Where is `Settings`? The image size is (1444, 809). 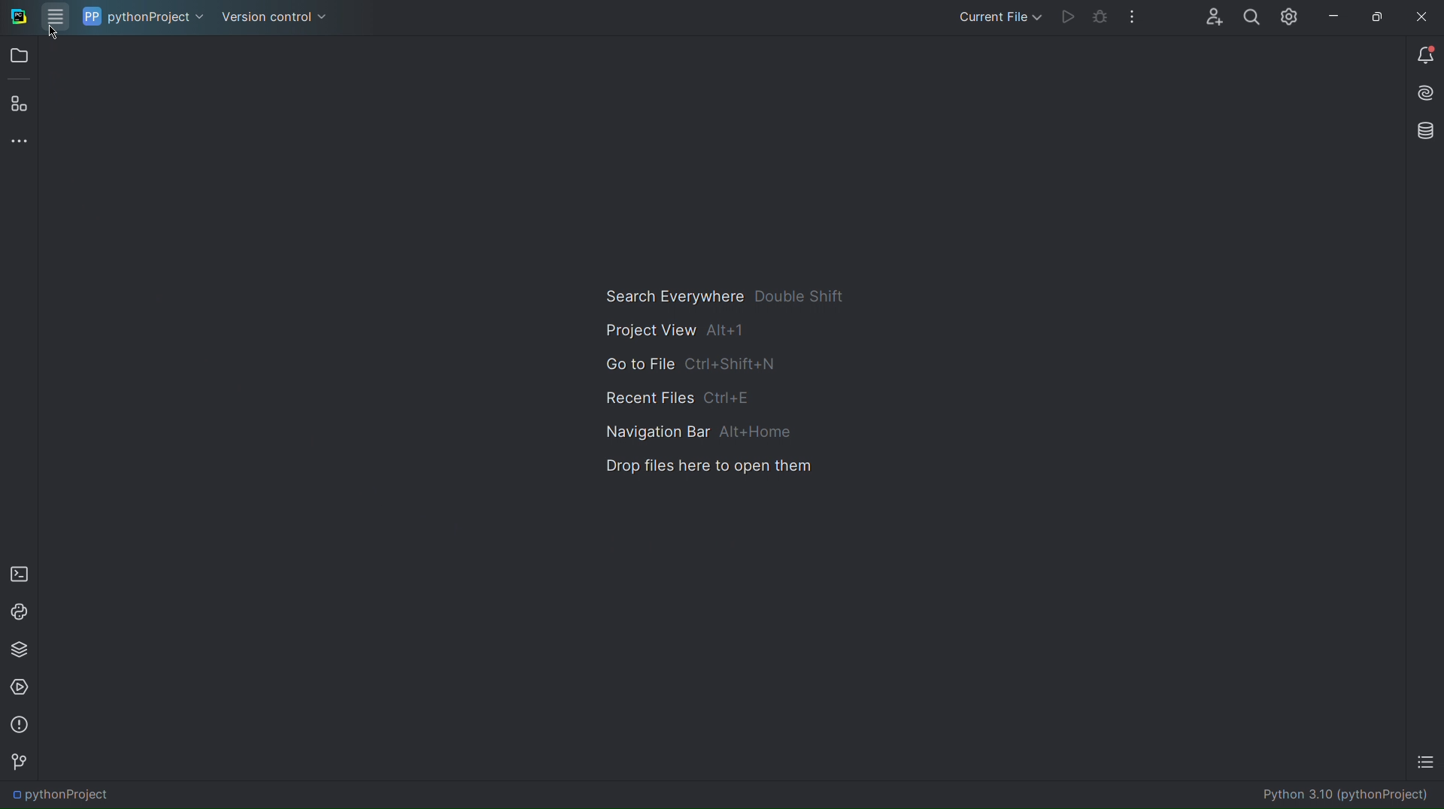
Settings is located at coordinates (1289, 17).